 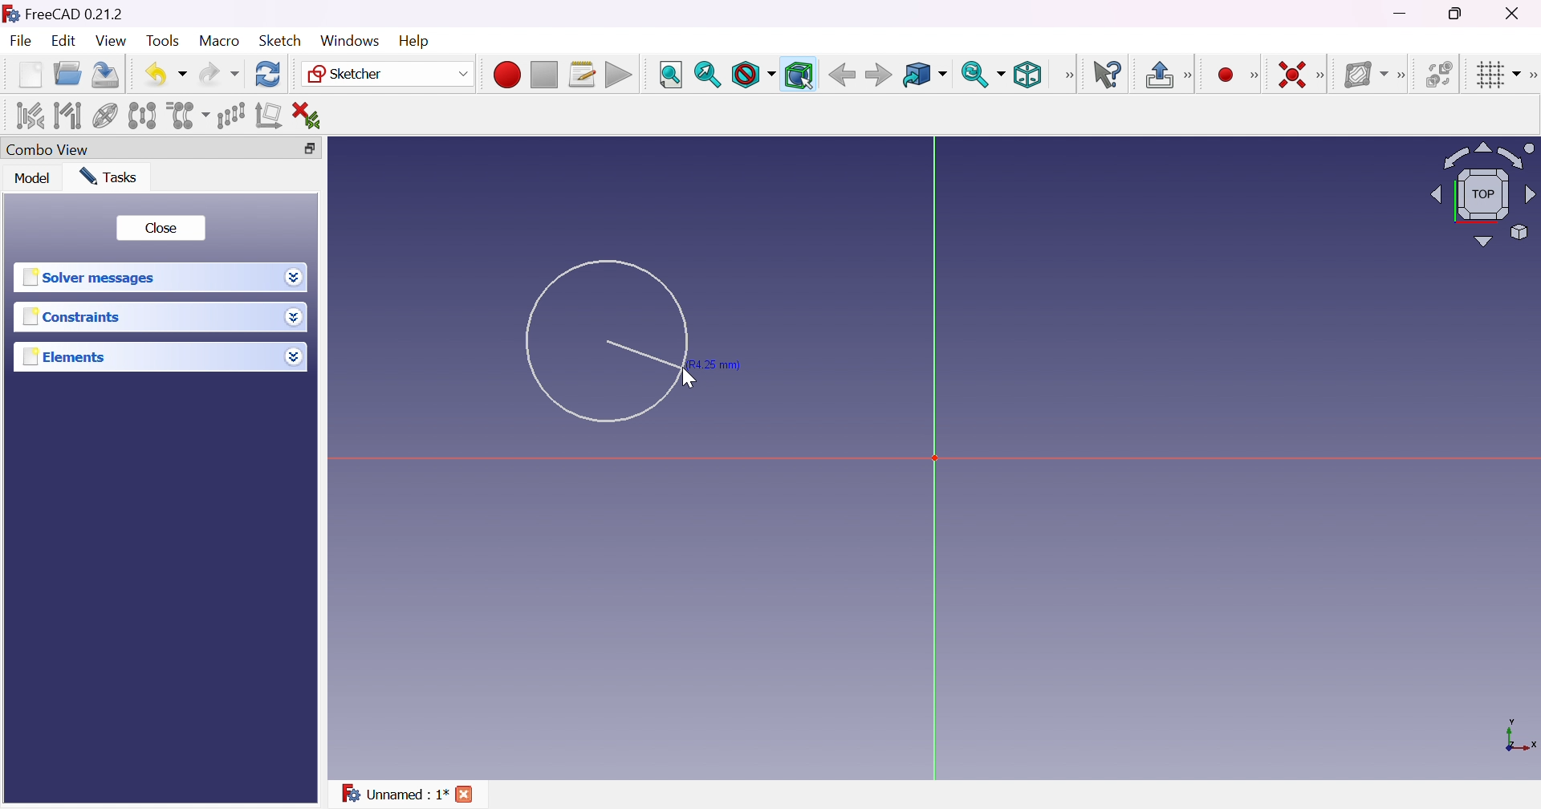 What do you see at coordinates (1401, 14) in the screenshot?
I see `Minimize` at bounding box center [1401, 14].